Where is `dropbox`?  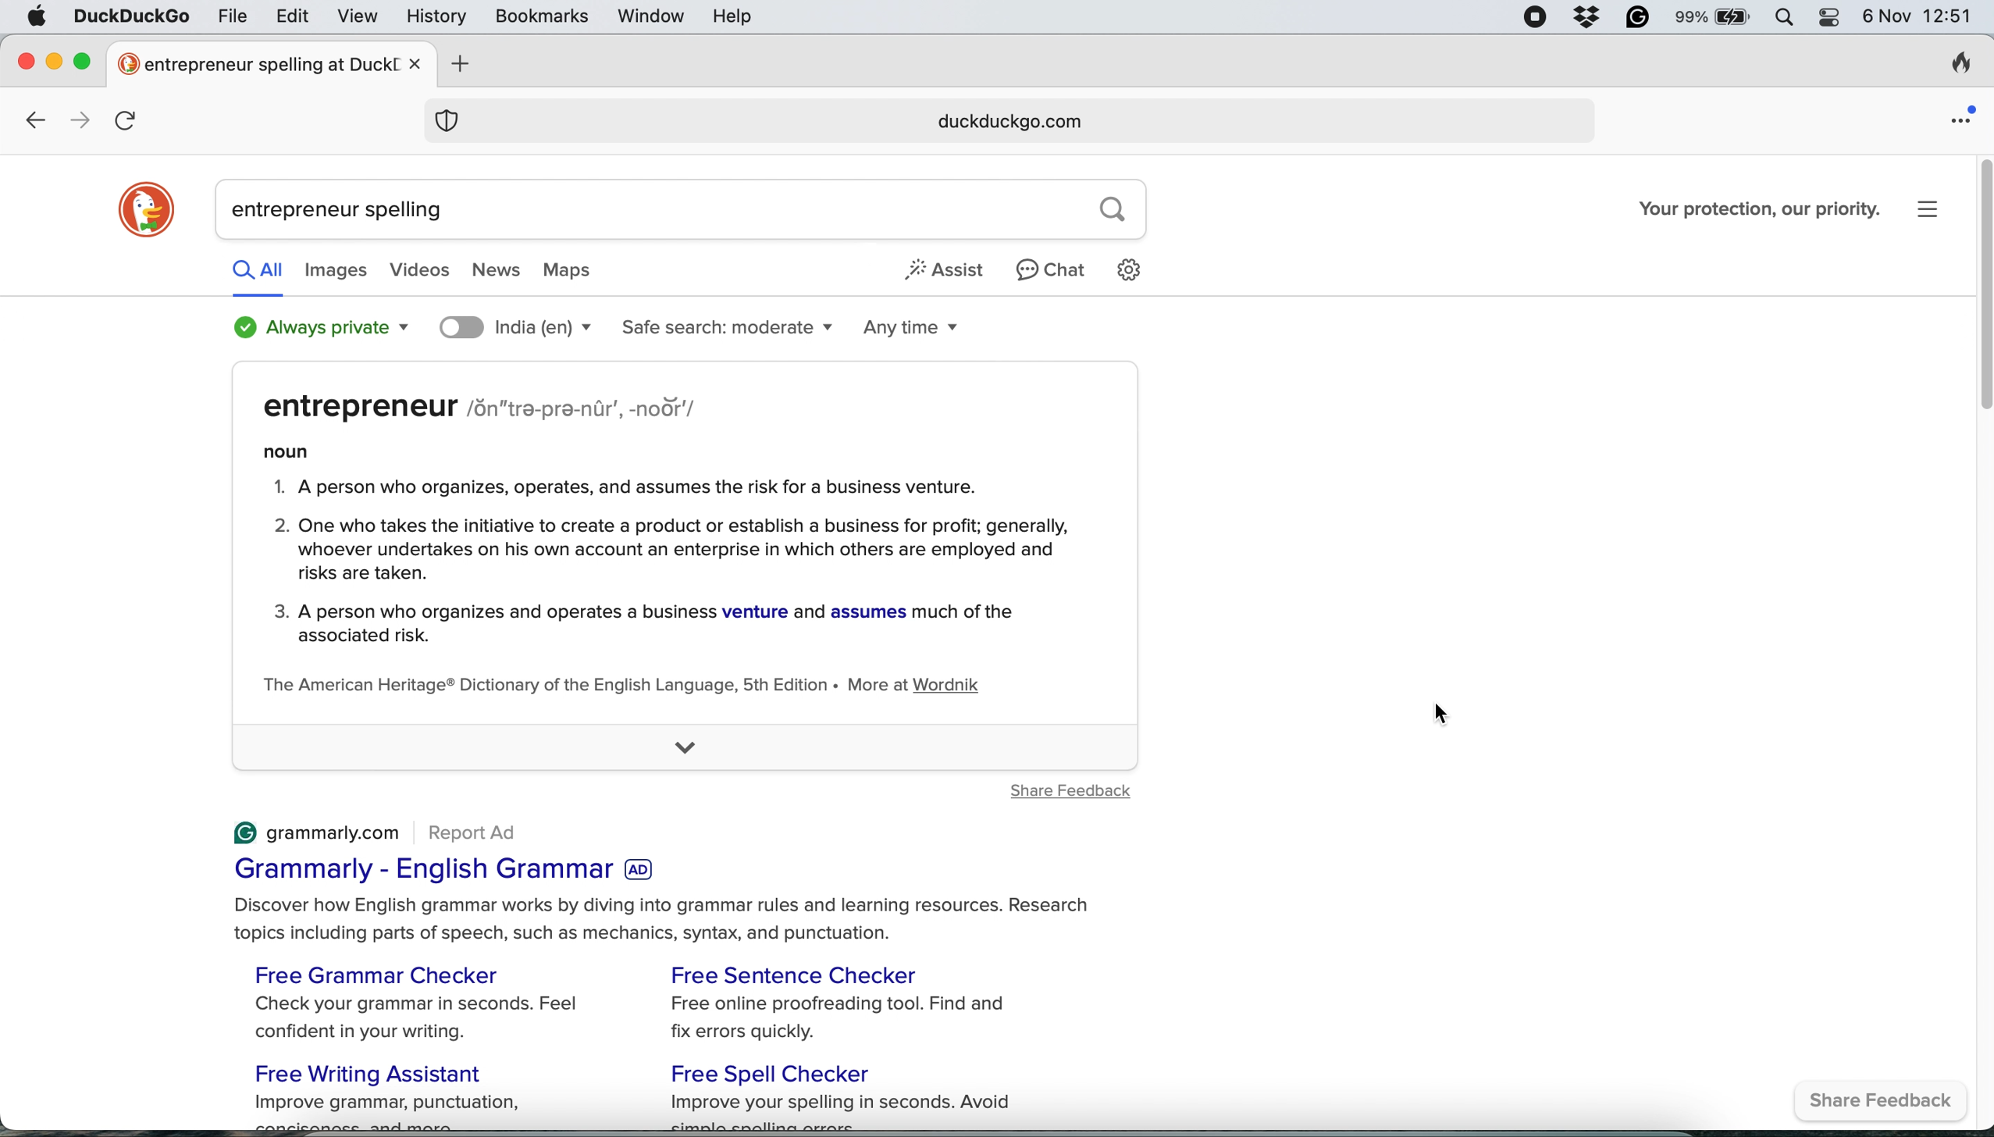
dropbox is located at coordinates (1584, 18).